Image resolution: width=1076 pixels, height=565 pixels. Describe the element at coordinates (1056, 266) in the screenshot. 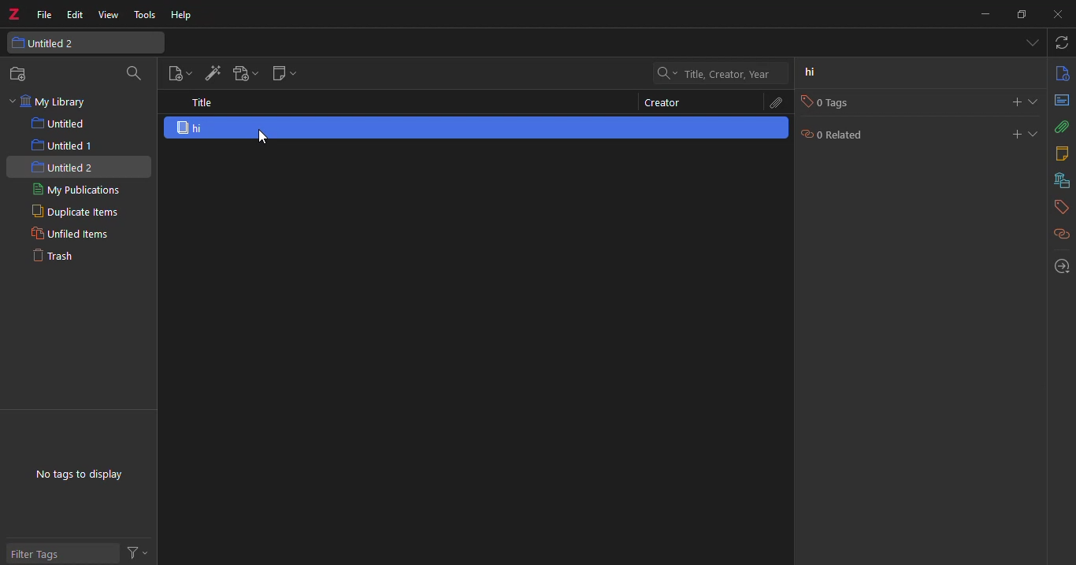

I see `locate` at that location.